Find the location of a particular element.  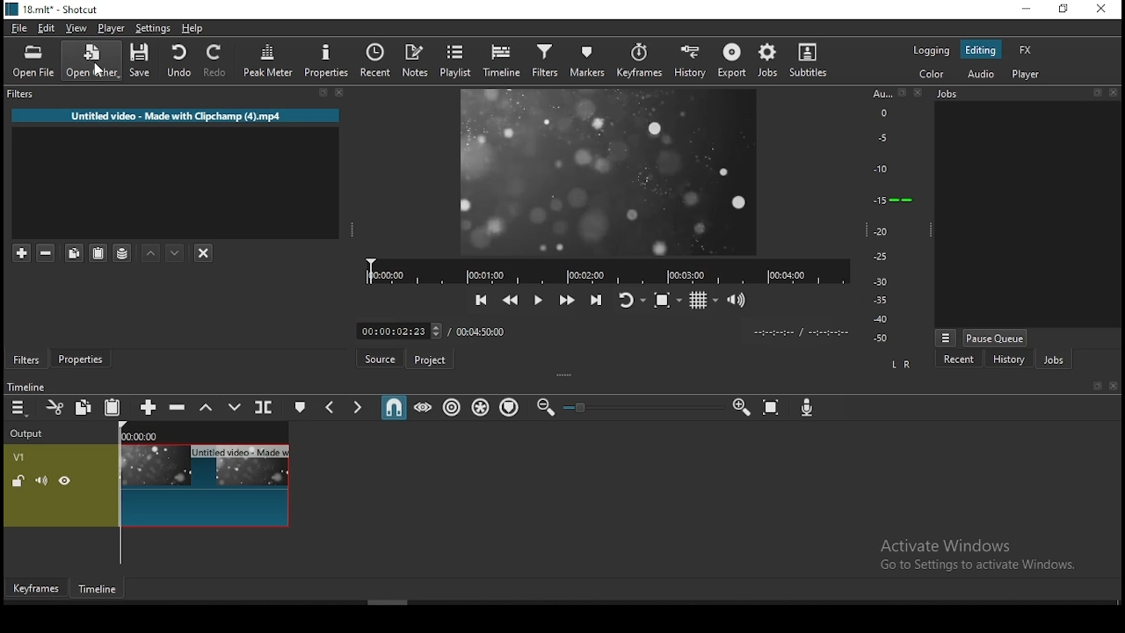

filters is located at coordinates (28, 358).